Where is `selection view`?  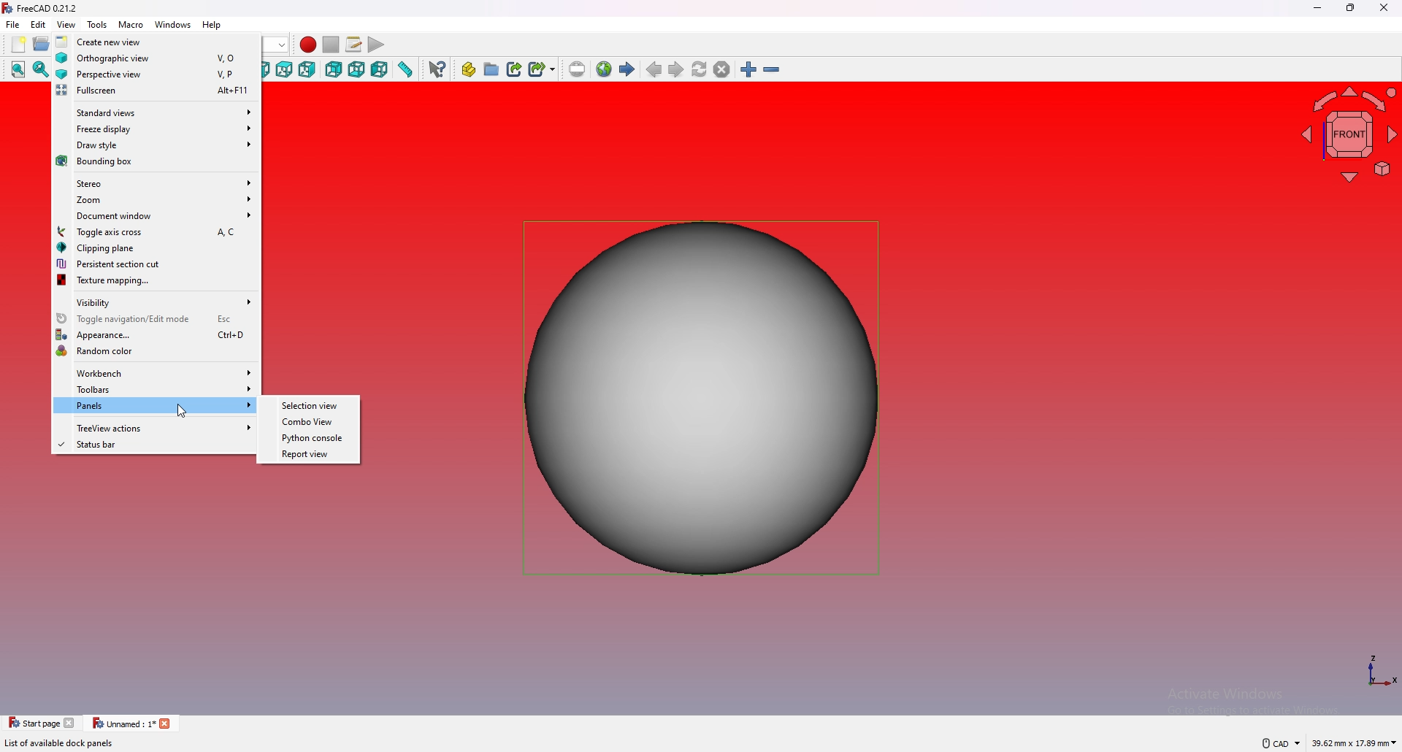 selection view is located at coordinates (310, 405).